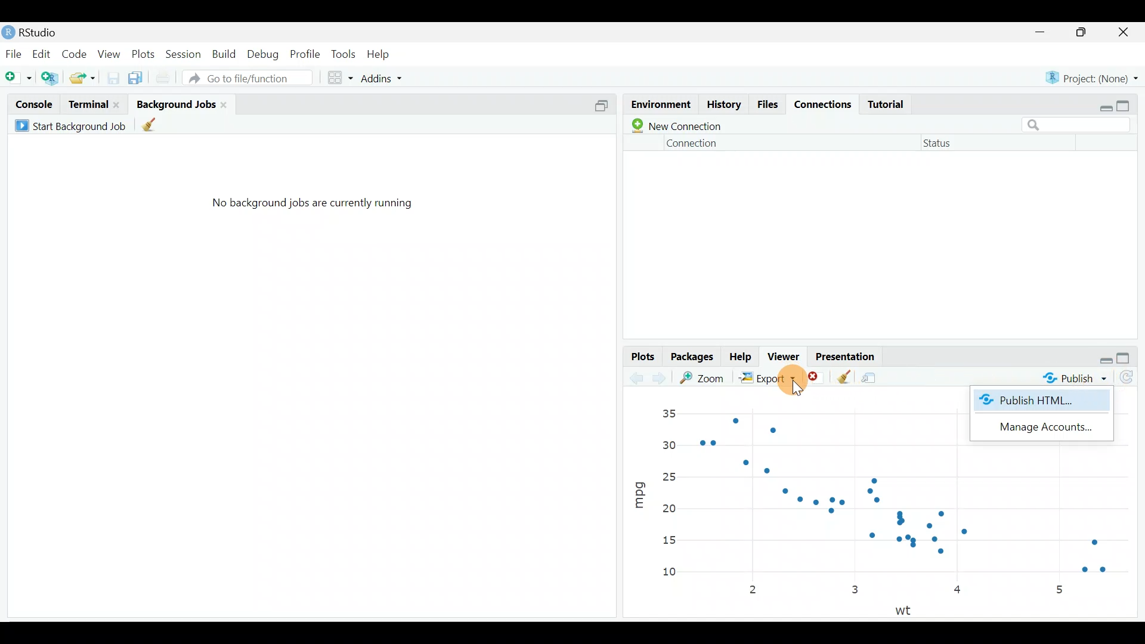 The image size is (1145, 644). What do you see at coordinates (765, 377) in the screenshot?
I see `Export` at bounding box center [765, 377].